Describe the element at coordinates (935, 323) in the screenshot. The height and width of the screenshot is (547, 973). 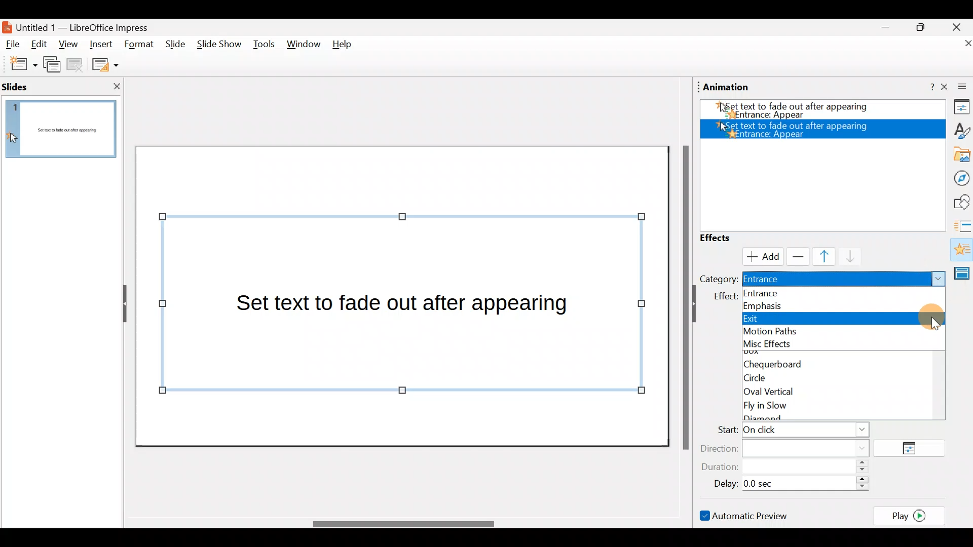
I see `Add effect` at that location.